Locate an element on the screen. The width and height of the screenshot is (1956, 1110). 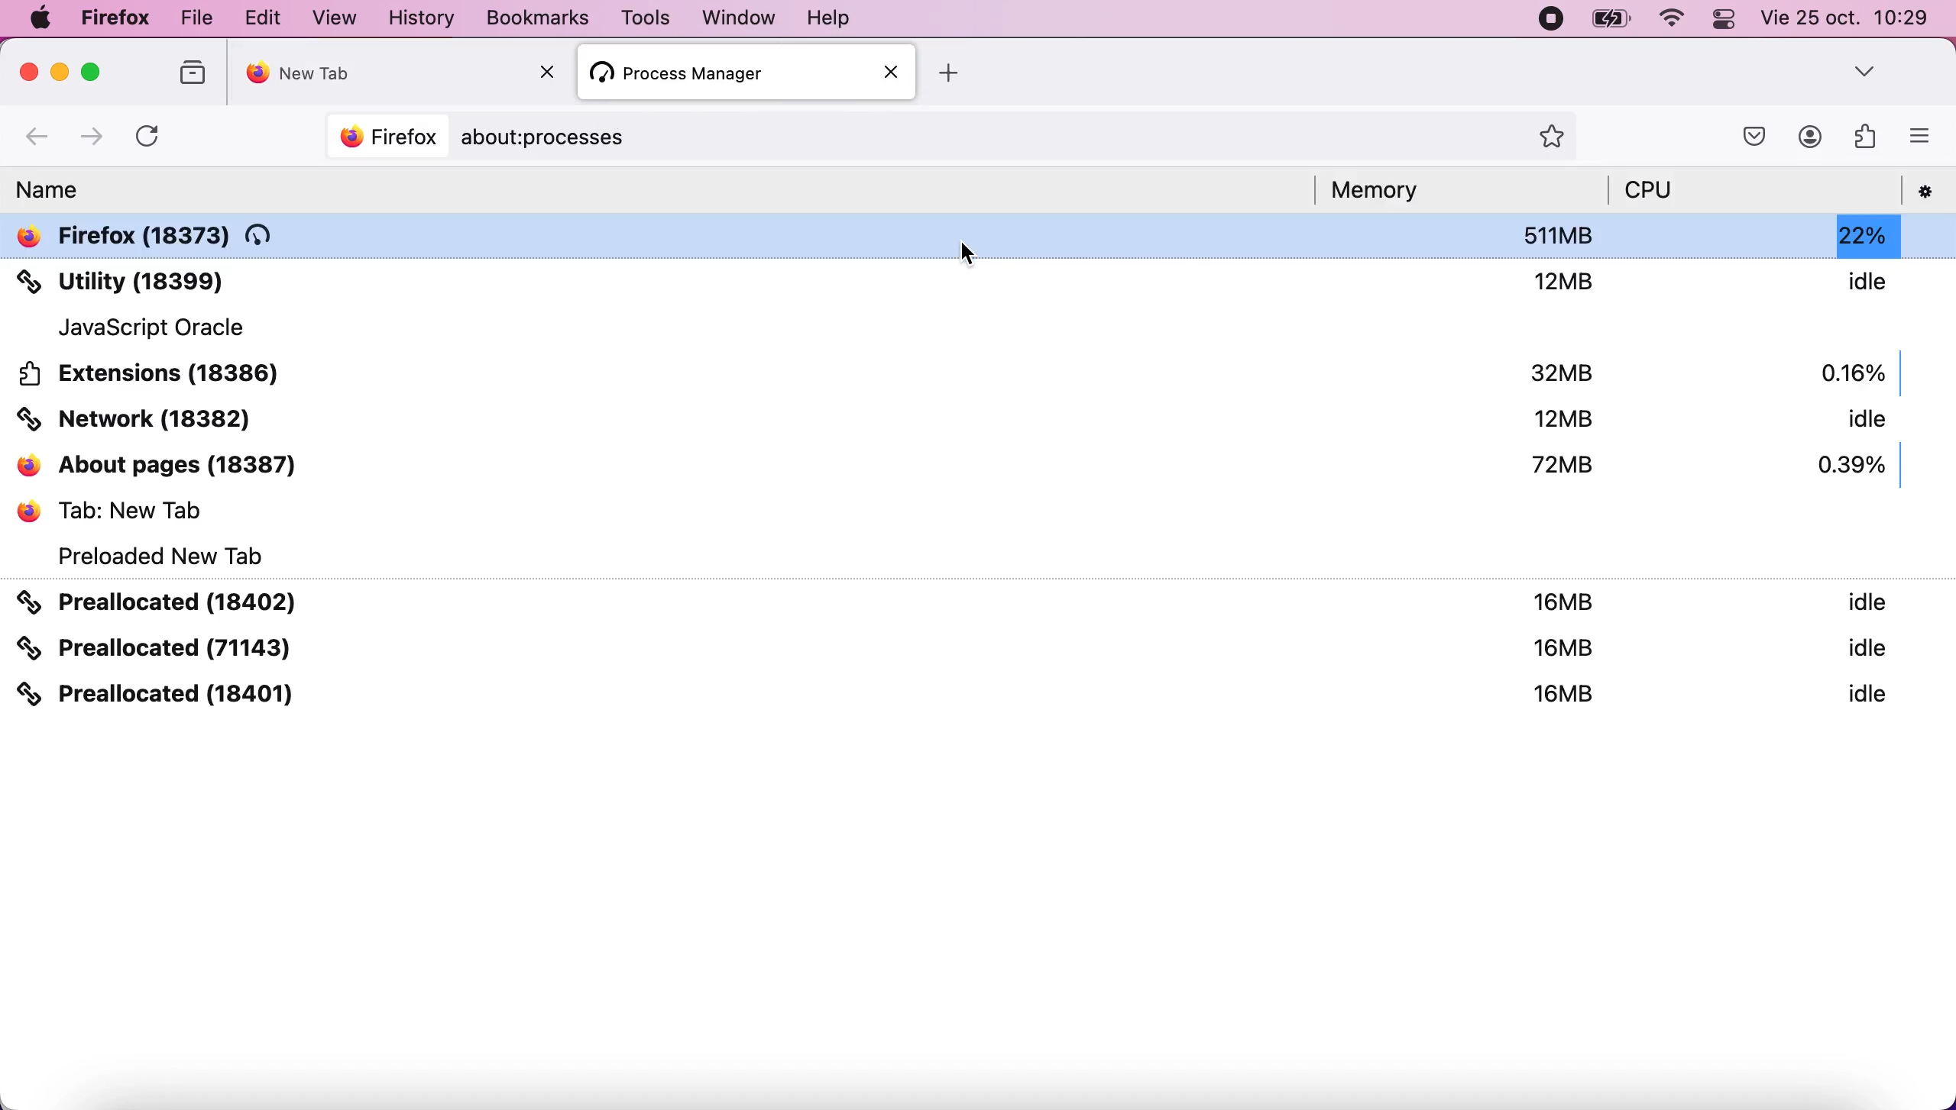
Toggle is located at coordinates (1724, 21).